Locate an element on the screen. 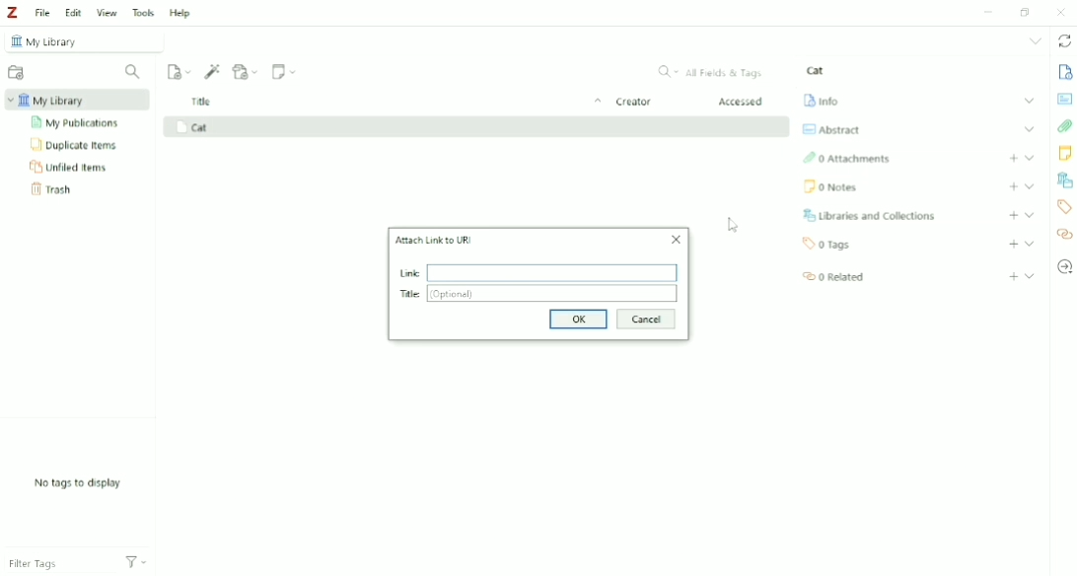 Image resolution: width=1077 pixels, height=576 pixels. Title is located at coordinates (410, 295).